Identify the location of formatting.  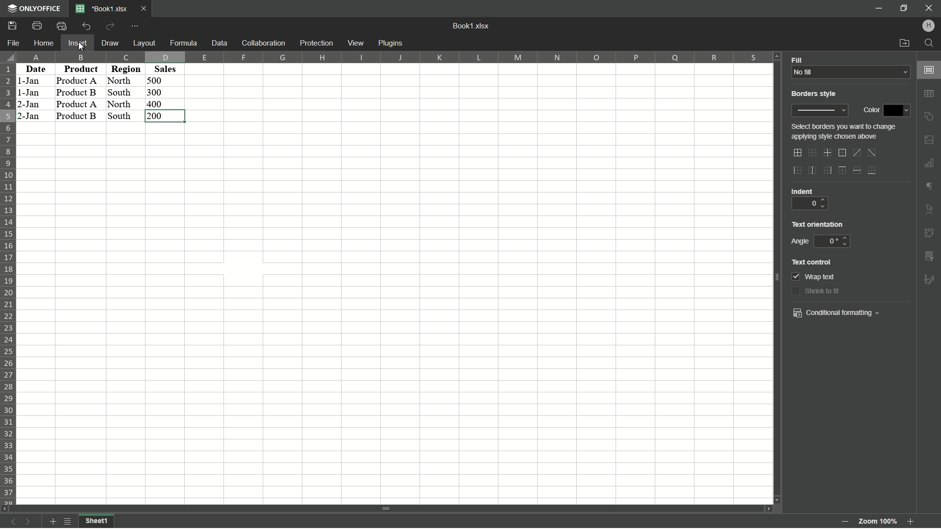
(929, 279).